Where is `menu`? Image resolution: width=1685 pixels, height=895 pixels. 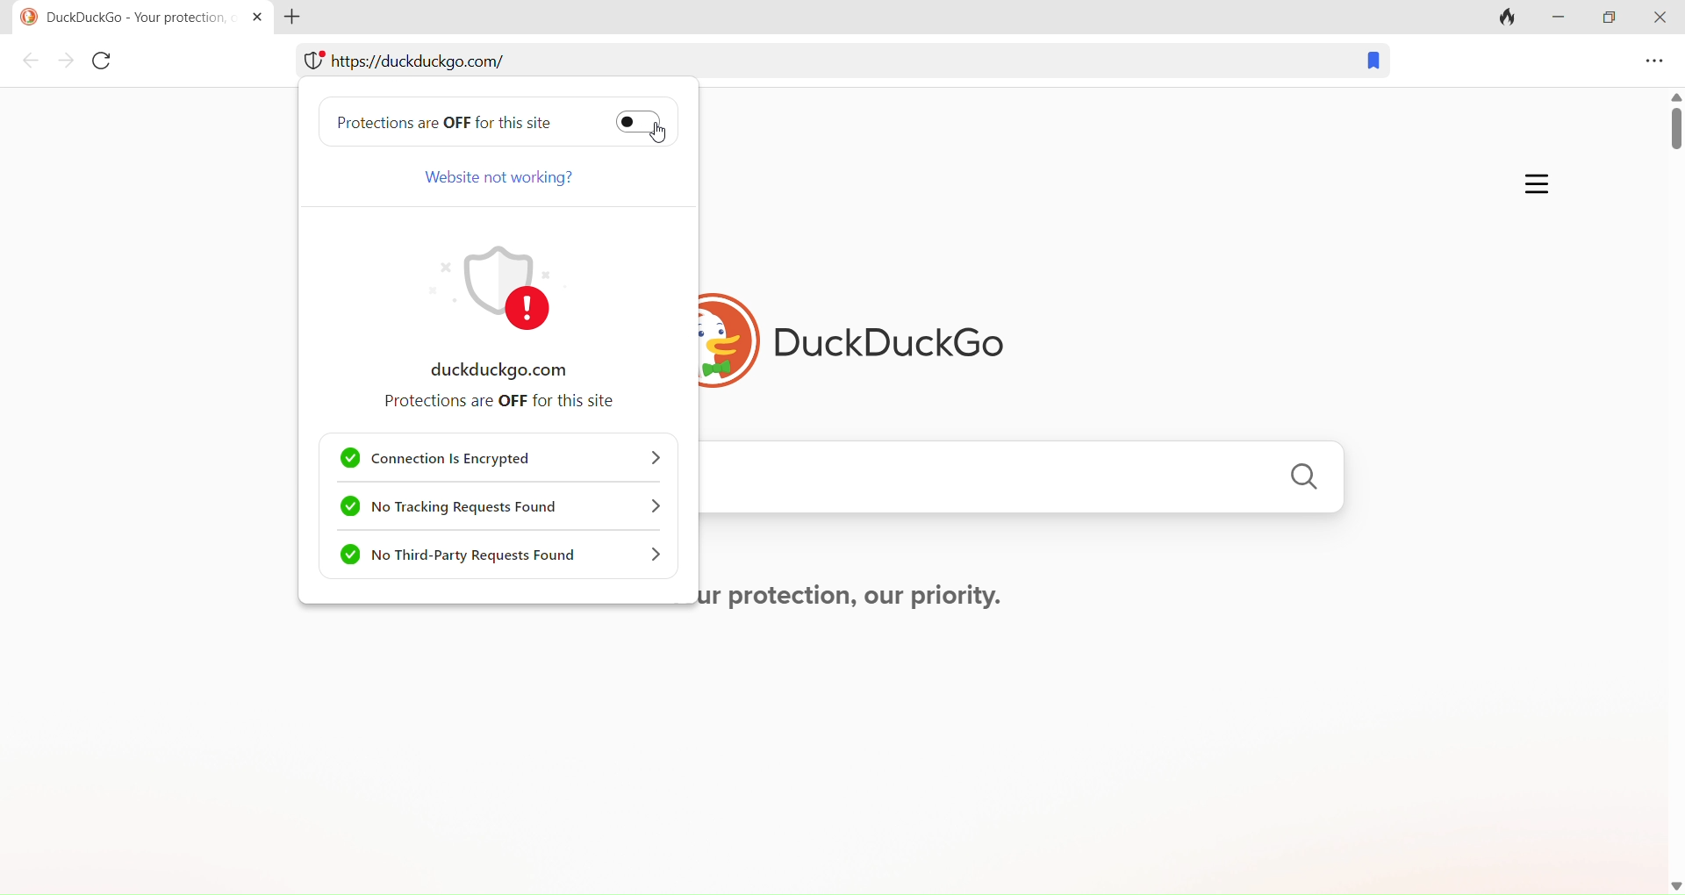 menu is located at coordinates (1652, 63).